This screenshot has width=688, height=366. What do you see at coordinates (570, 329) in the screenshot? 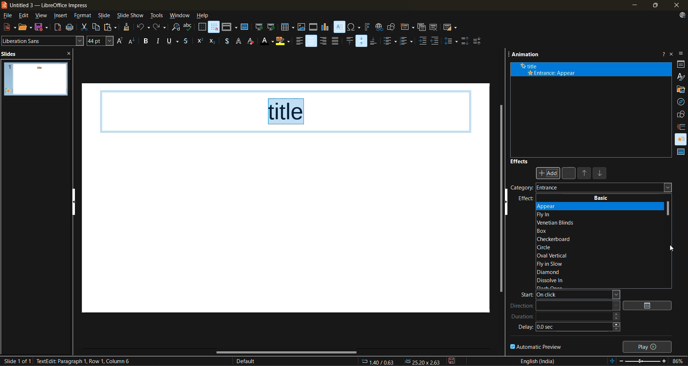
I see `delay` at bounding box center [570, 329].